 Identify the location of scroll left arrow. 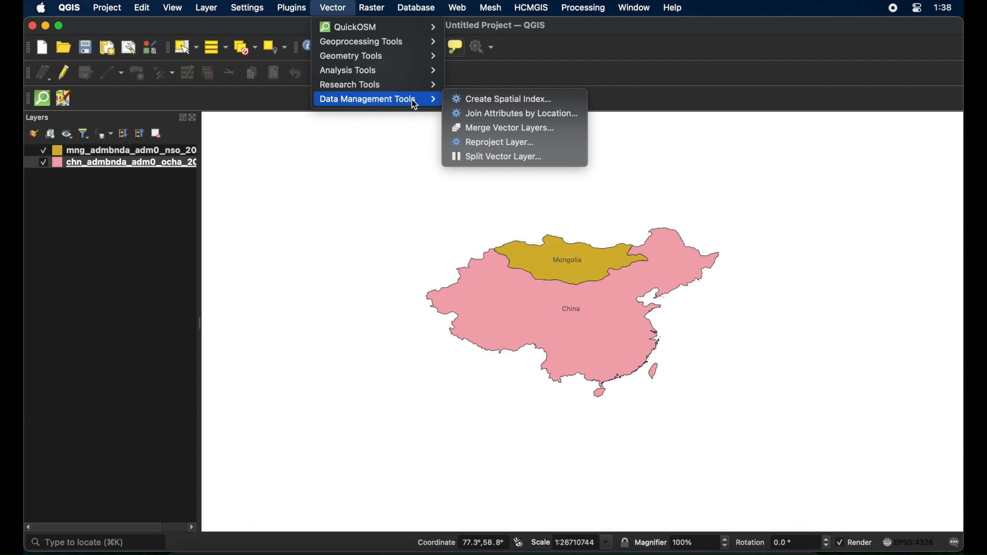
(27, 527).